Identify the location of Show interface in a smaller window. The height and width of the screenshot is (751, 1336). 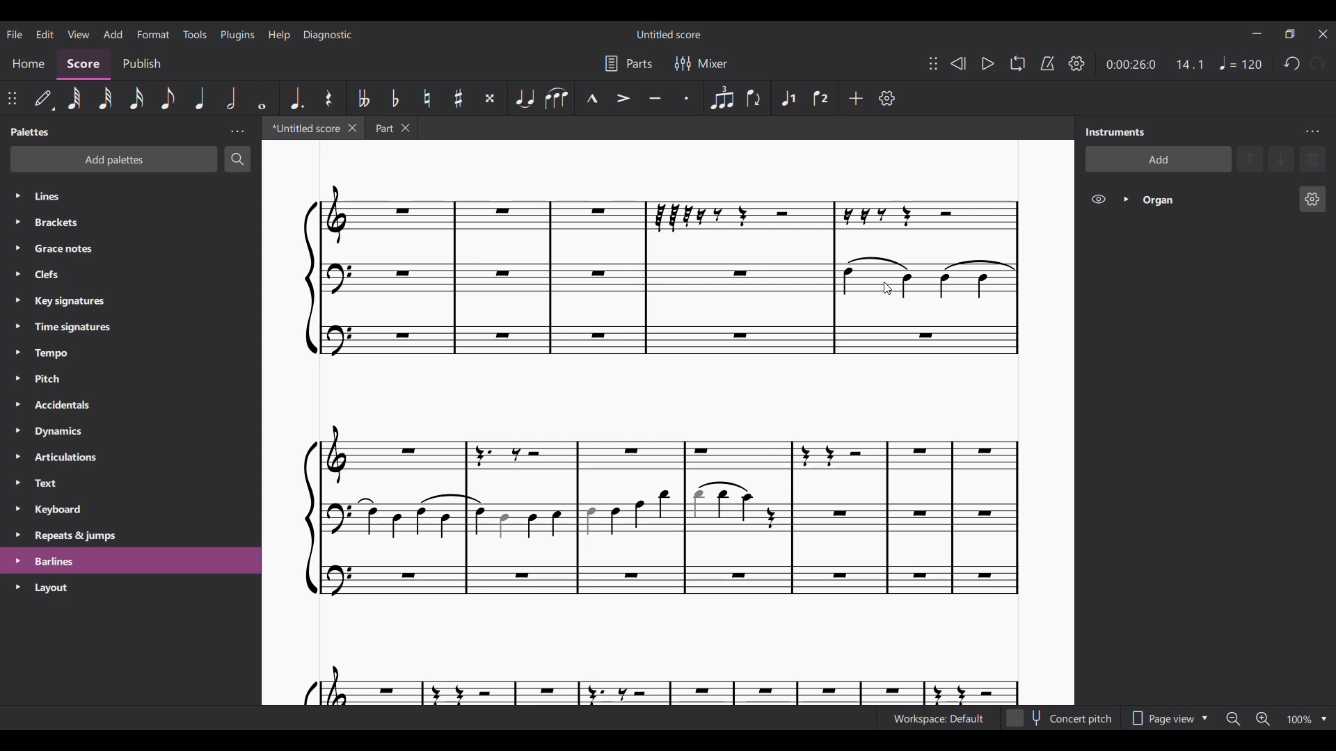
(1289, 34).